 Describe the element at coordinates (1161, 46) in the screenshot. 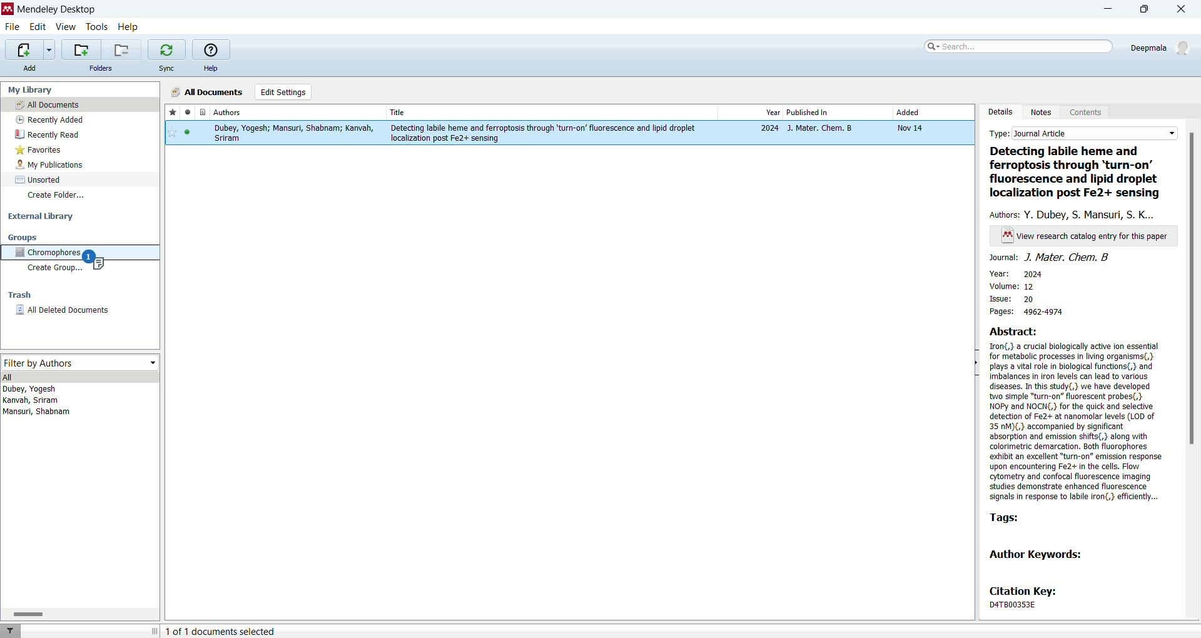

I see `Deepmala` at that location.